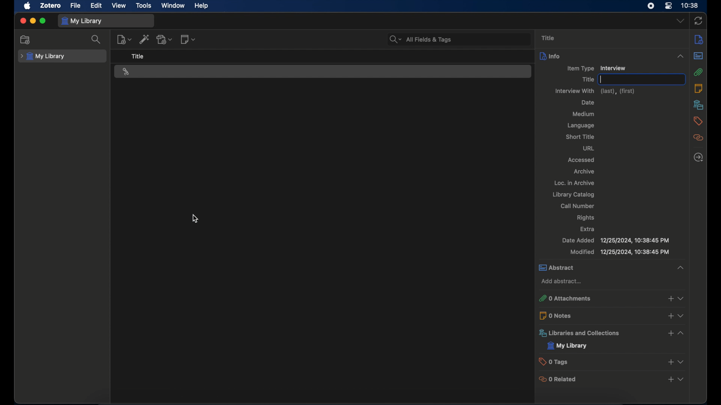 The image size is (721, 405). Describe the element at coordinates (43, 21) in the screenshot. I see `maximize` at that location.